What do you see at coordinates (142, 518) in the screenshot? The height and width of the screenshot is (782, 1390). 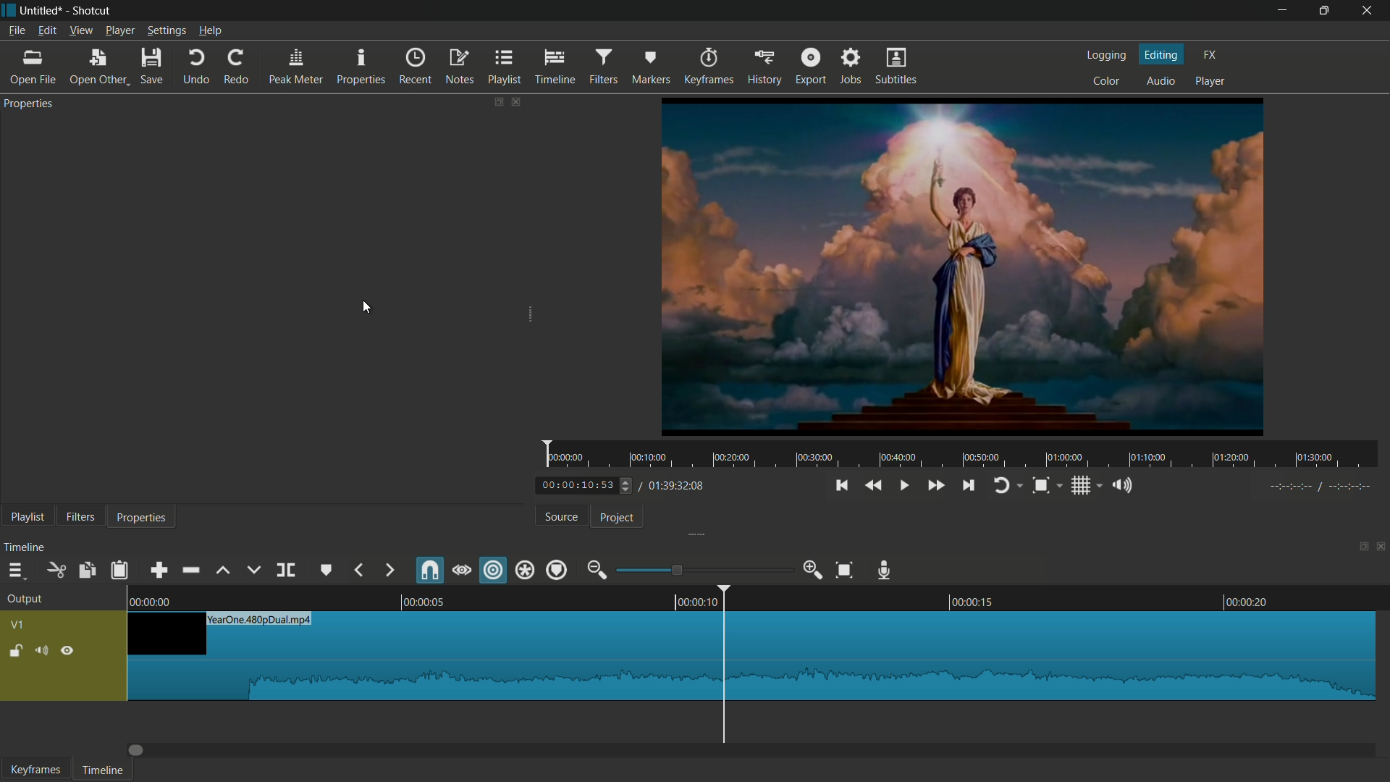 I see `properties` at bounding box center [142, 518].